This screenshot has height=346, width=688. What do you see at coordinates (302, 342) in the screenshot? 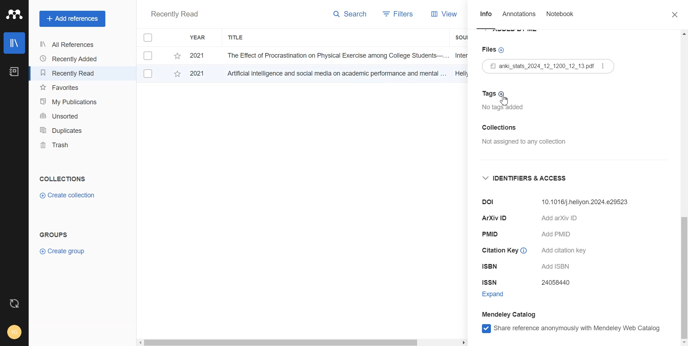
I see `Horizontal scroll bar` at bounding box center [302, 342].